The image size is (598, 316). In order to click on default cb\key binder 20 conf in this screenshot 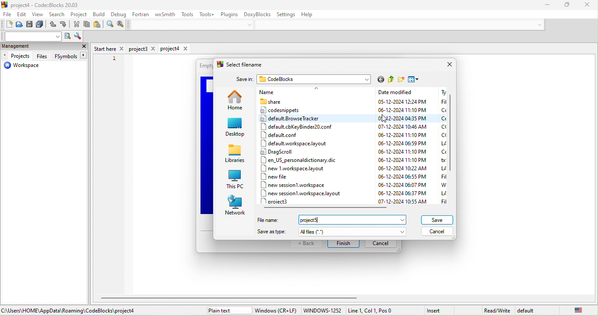, I will do `click(297, 127)`.